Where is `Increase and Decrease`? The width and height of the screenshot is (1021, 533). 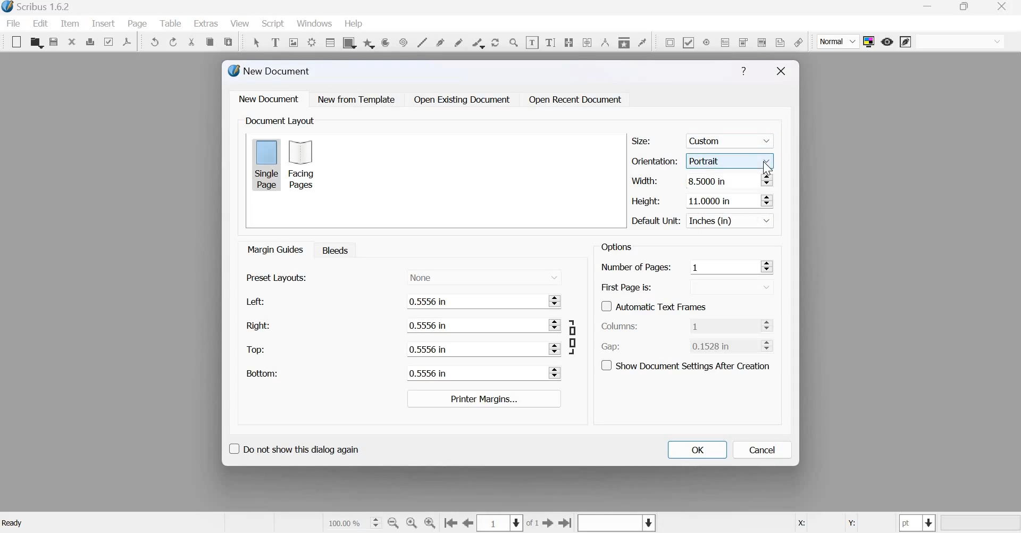 Increase and Decrease is located at coordinates (769, 325).